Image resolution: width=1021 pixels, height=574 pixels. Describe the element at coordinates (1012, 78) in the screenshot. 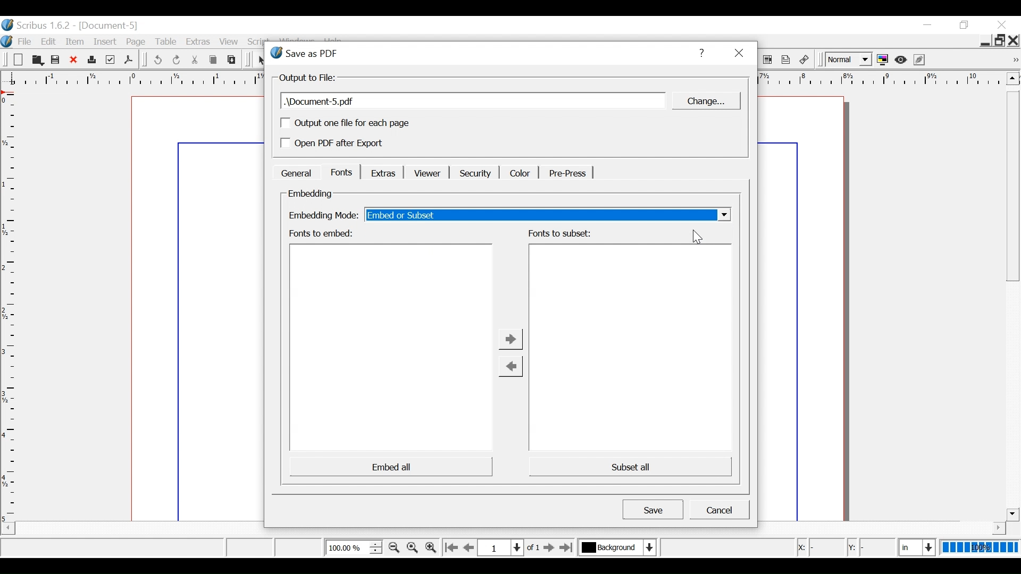

I see `Scroll up` at that location.